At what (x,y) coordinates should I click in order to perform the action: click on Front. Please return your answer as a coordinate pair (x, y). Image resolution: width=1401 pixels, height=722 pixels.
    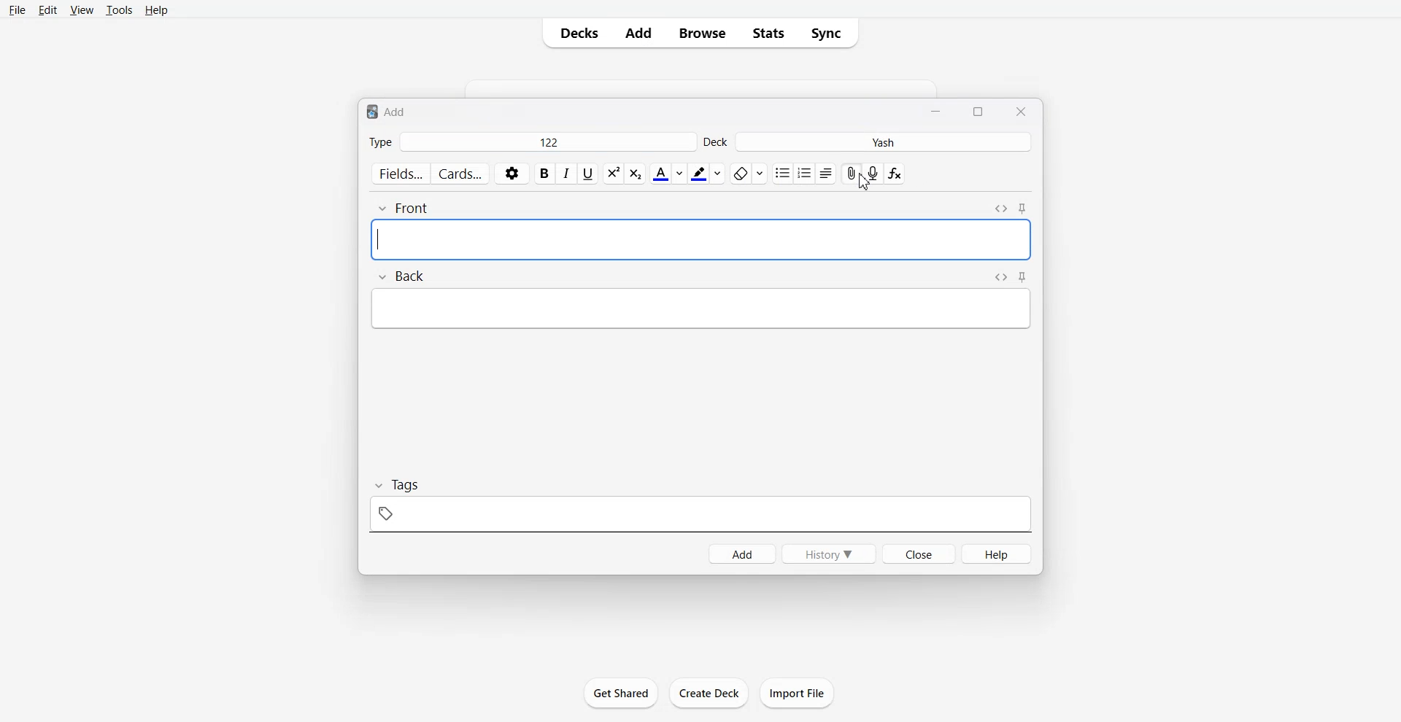
    Looking at the image, I should click on (401, 208).